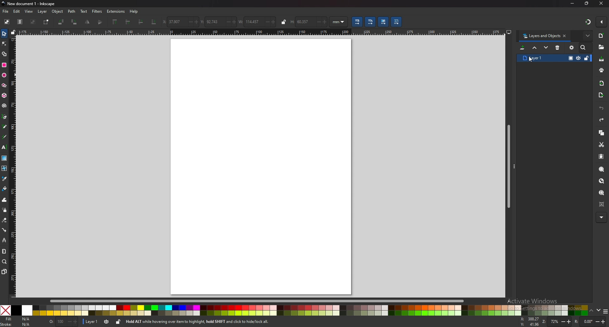 Image resolution: width=609 pixels, height=327 pixels. I want to click on lower to bottom, so click(154, 22).